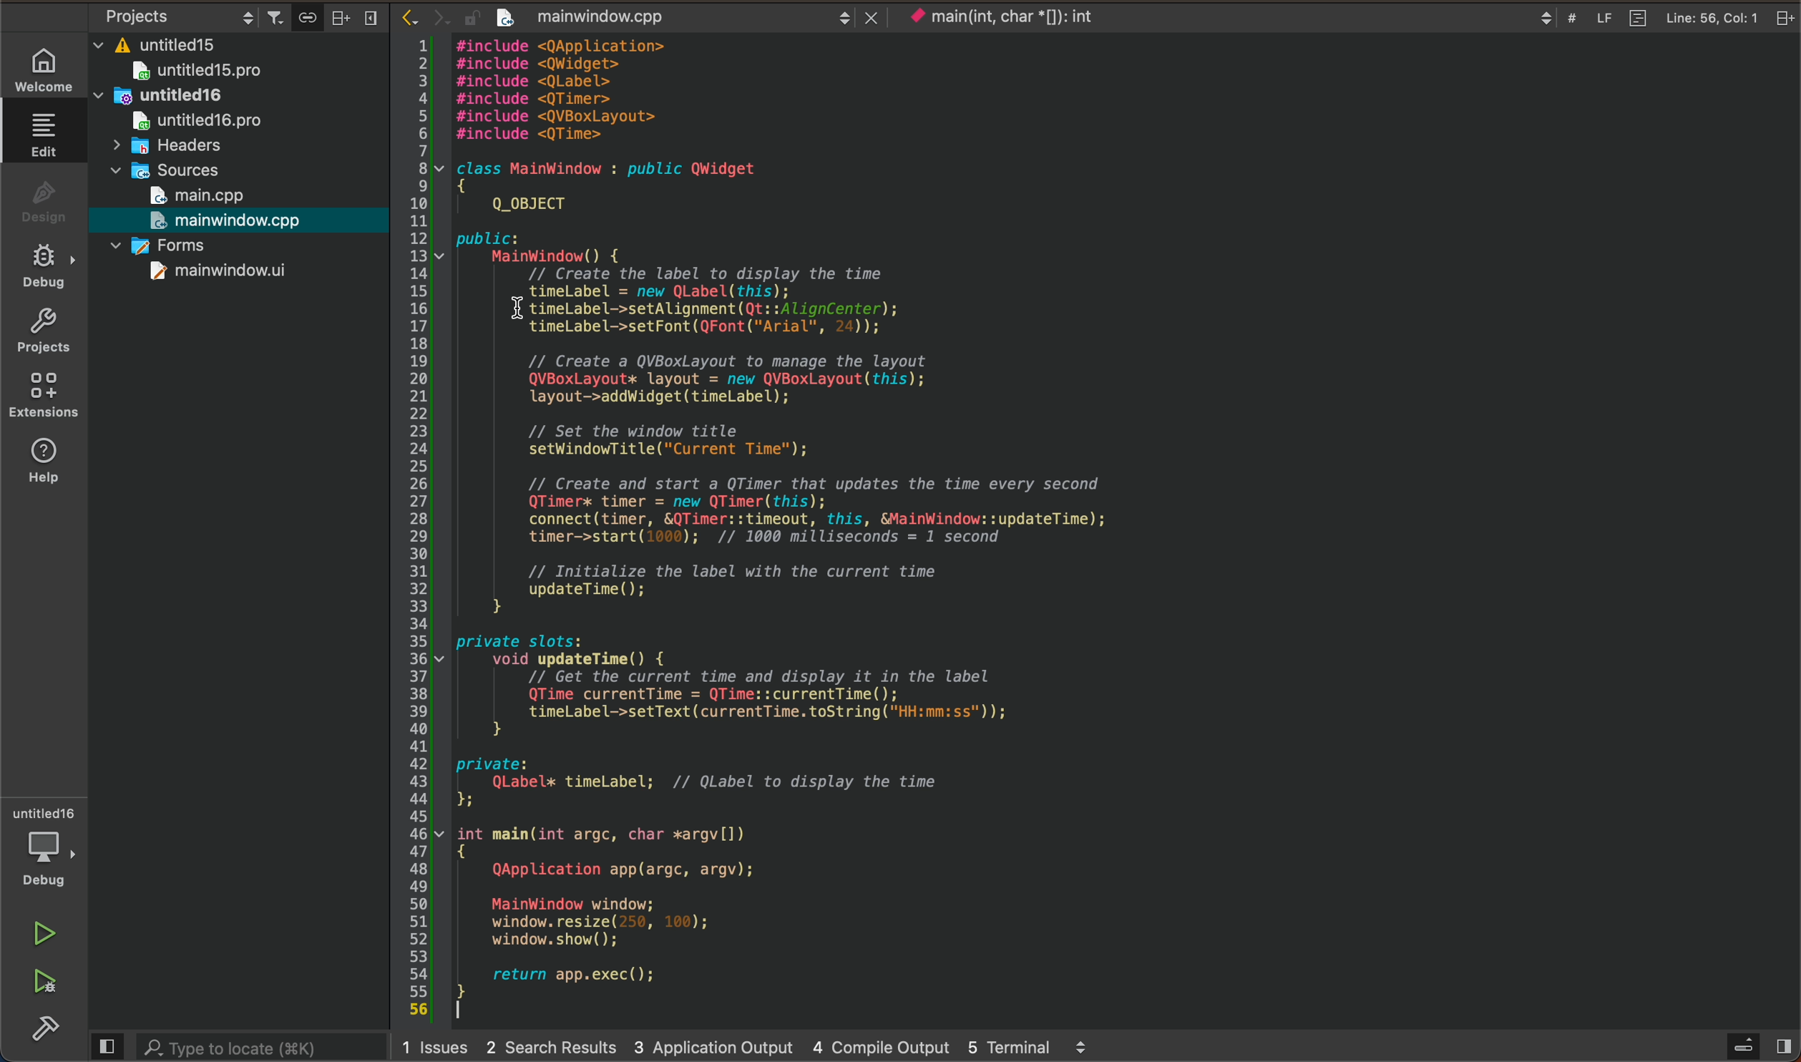 The height and width of the screenshot is (1062, 1801). What do you see at coordinates (43, 68) in the screenshot?
I see `WELCOME` at bounding box center [43, 68].